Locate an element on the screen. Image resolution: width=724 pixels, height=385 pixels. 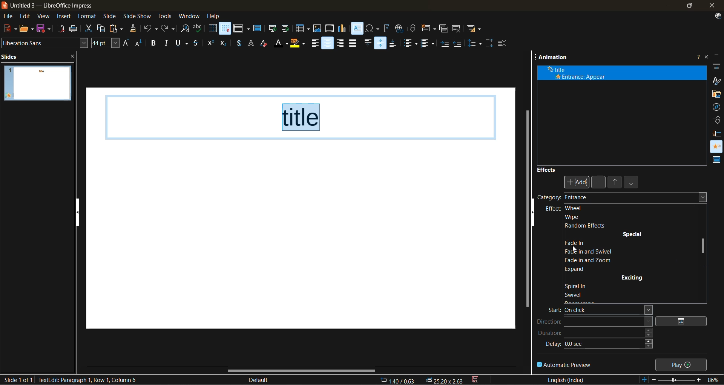
window is located at coordinates (190, 17).